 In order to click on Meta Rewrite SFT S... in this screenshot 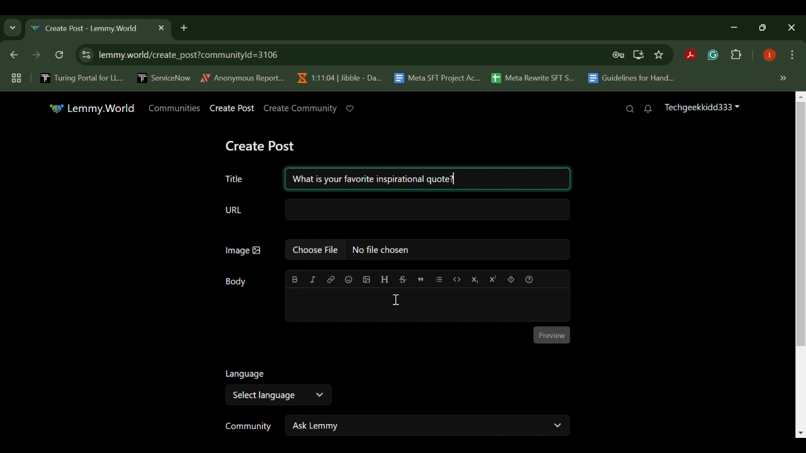, I will do `click(533, 79)`.